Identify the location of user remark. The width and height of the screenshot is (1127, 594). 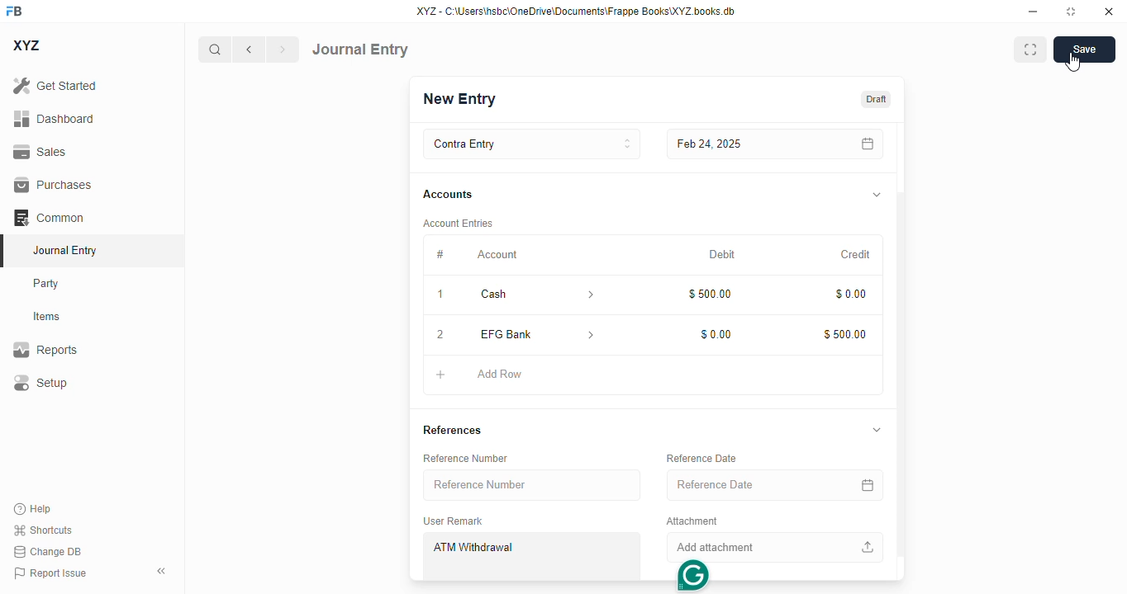
(454, 521).